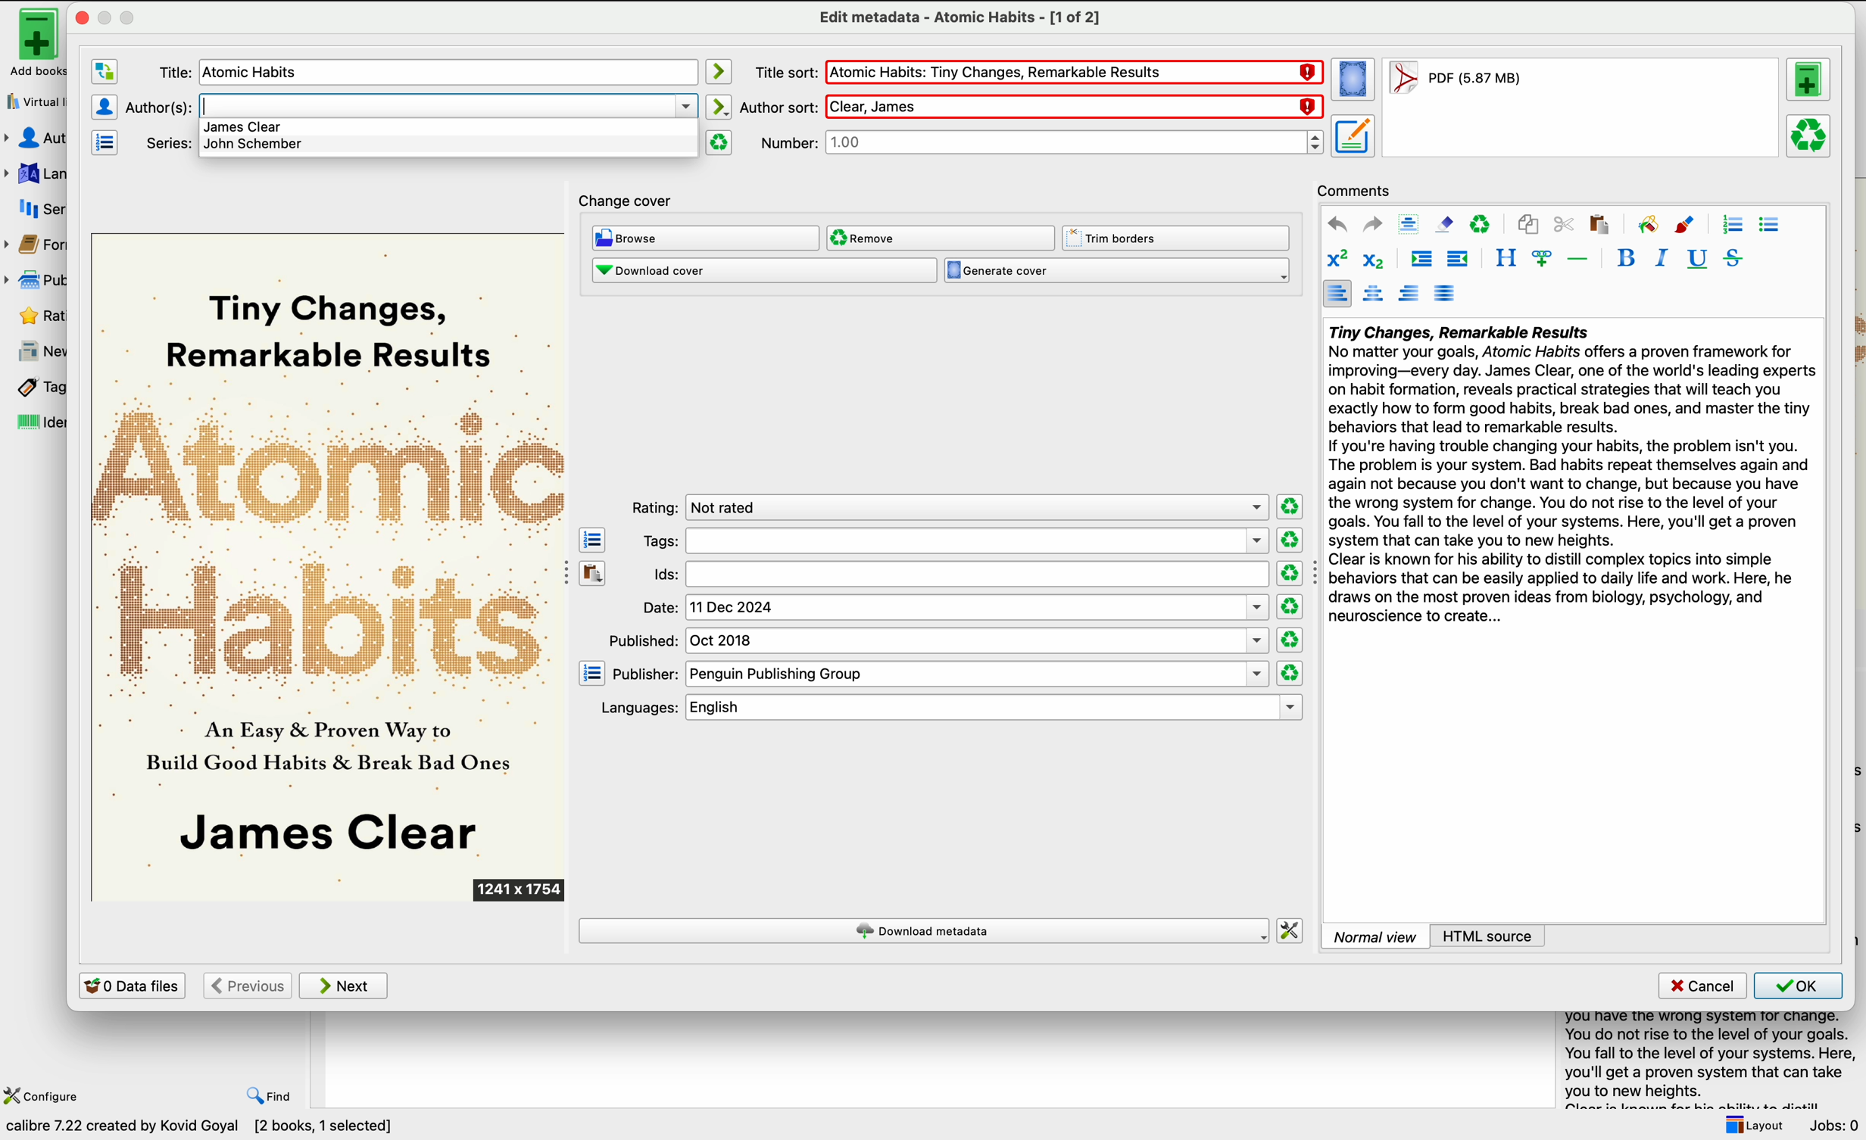 The height and width of the screenshot is (1140, 1866). I want to click on comments, so click(1355, 189).